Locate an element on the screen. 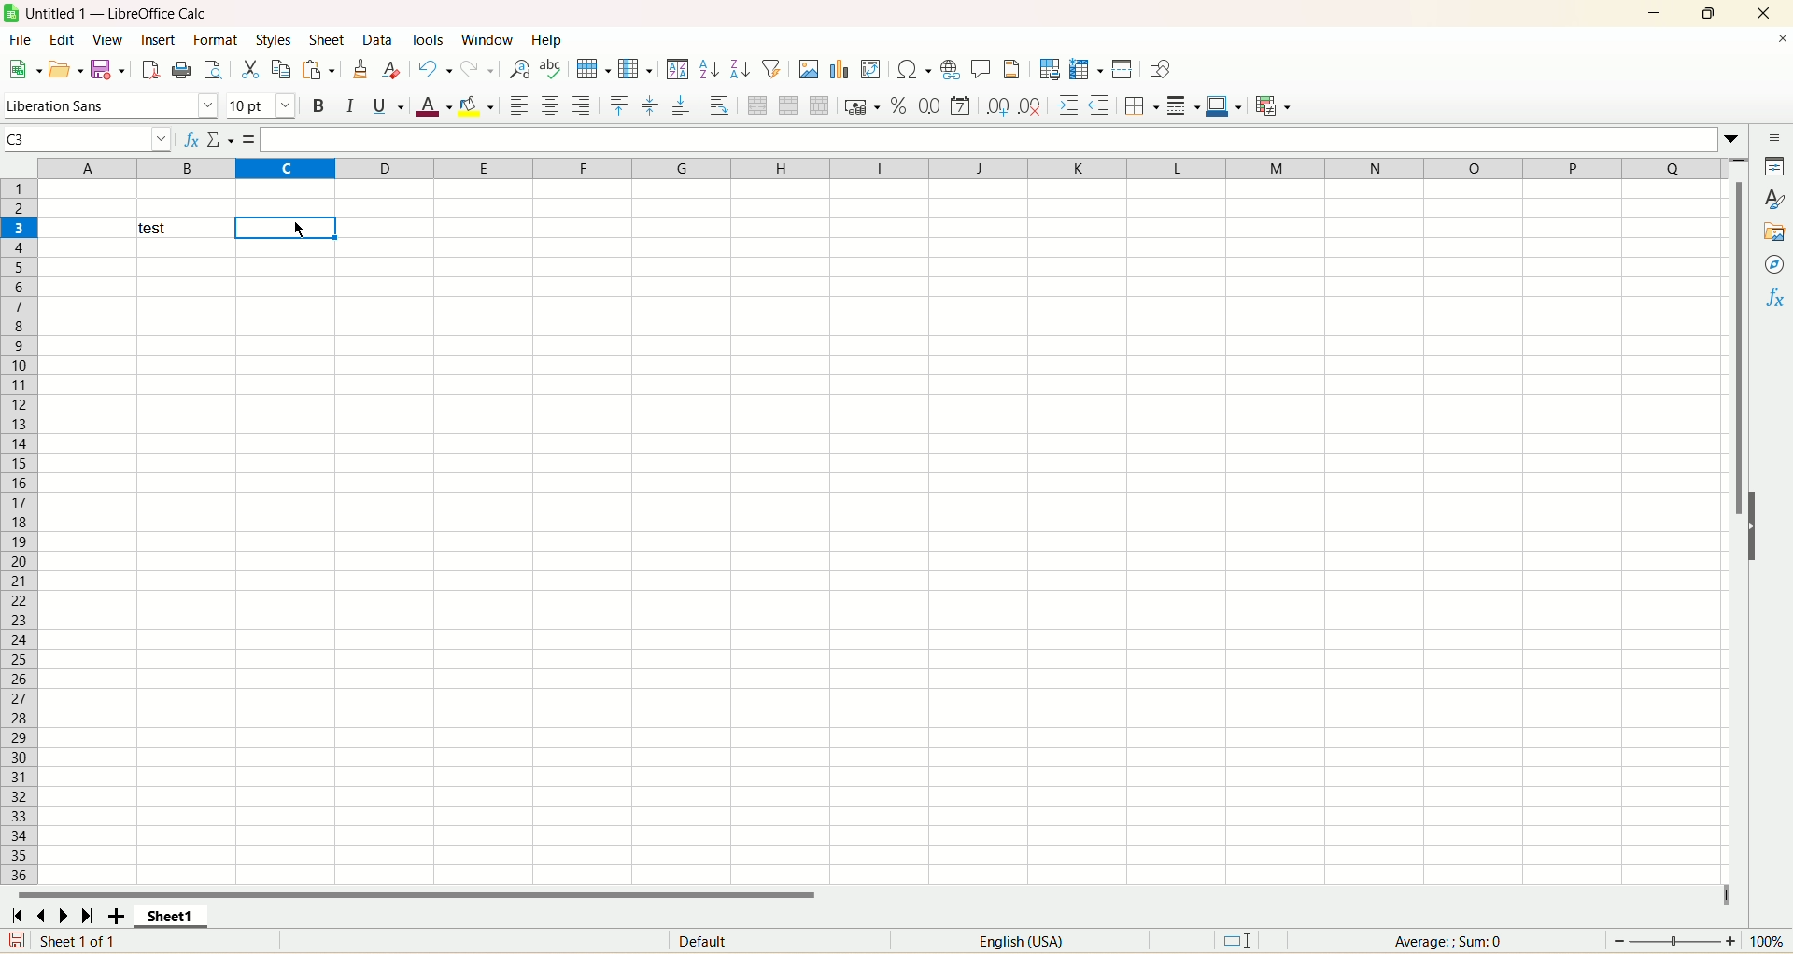 The width and height of the screenshot is (1793, 954). font size is located at coordinates (261, 106).